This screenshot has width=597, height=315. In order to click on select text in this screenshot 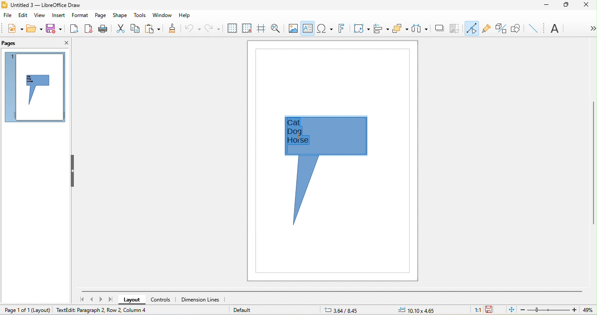, I will do `click(298, 130)`.